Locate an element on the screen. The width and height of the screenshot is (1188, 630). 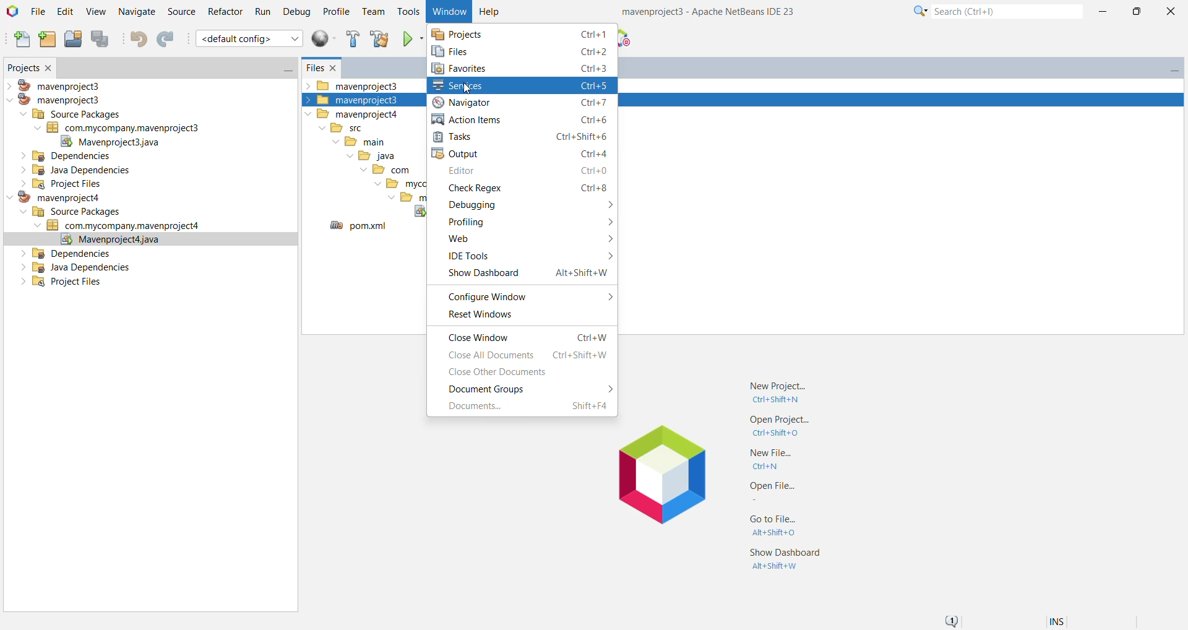
Configure Window is located at coordinates (527, 296).